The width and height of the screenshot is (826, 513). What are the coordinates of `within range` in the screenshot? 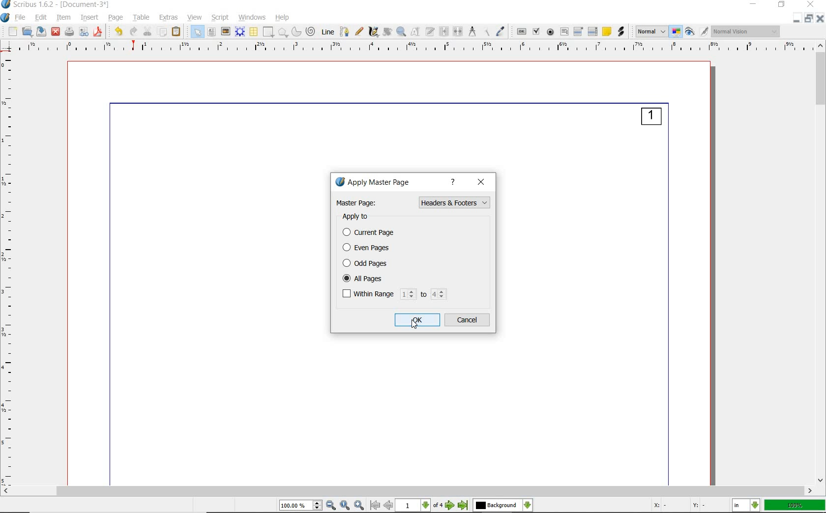 It's located at (395, 294).